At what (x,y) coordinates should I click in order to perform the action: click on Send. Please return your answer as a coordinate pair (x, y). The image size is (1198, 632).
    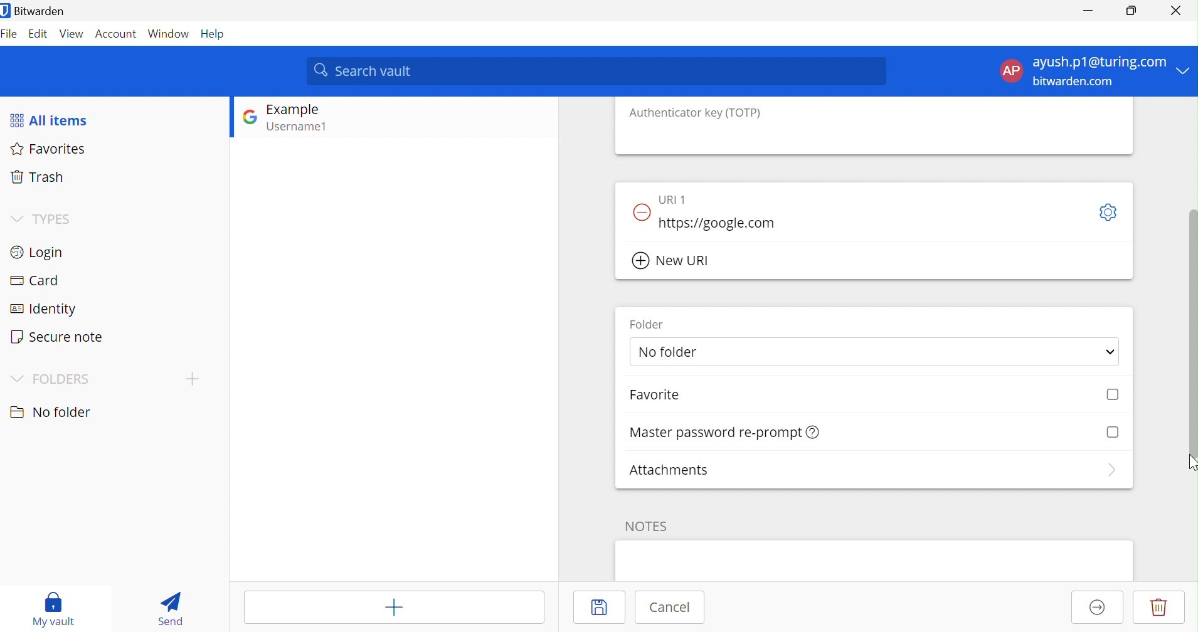
    Looking at the image, I should click on (167, 607).